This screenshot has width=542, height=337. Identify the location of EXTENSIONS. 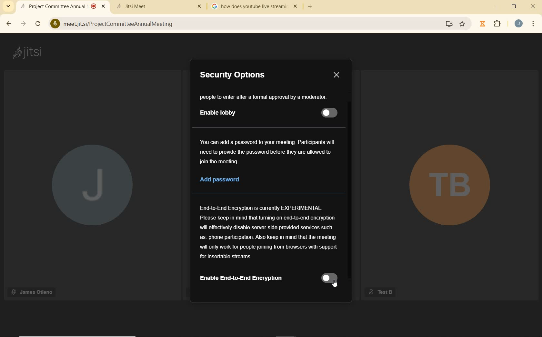
(499, 25).